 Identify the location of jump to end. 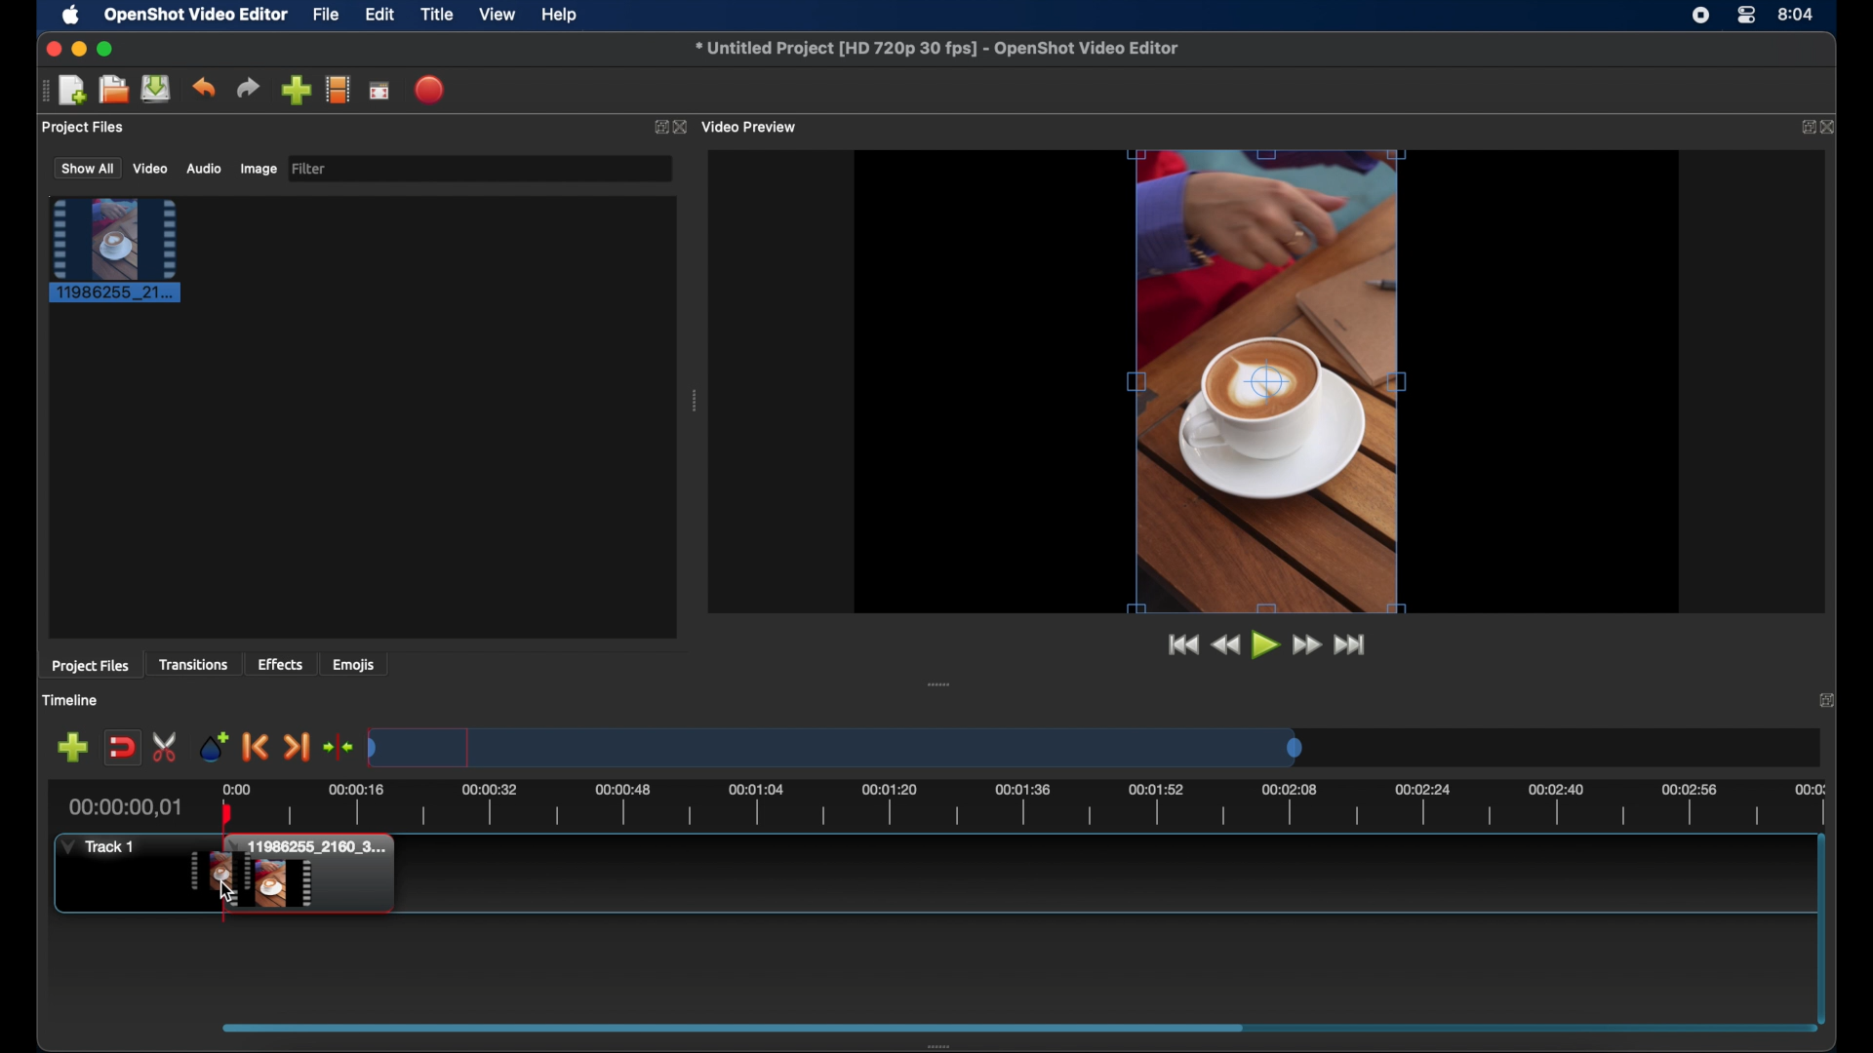
(1349, 645).